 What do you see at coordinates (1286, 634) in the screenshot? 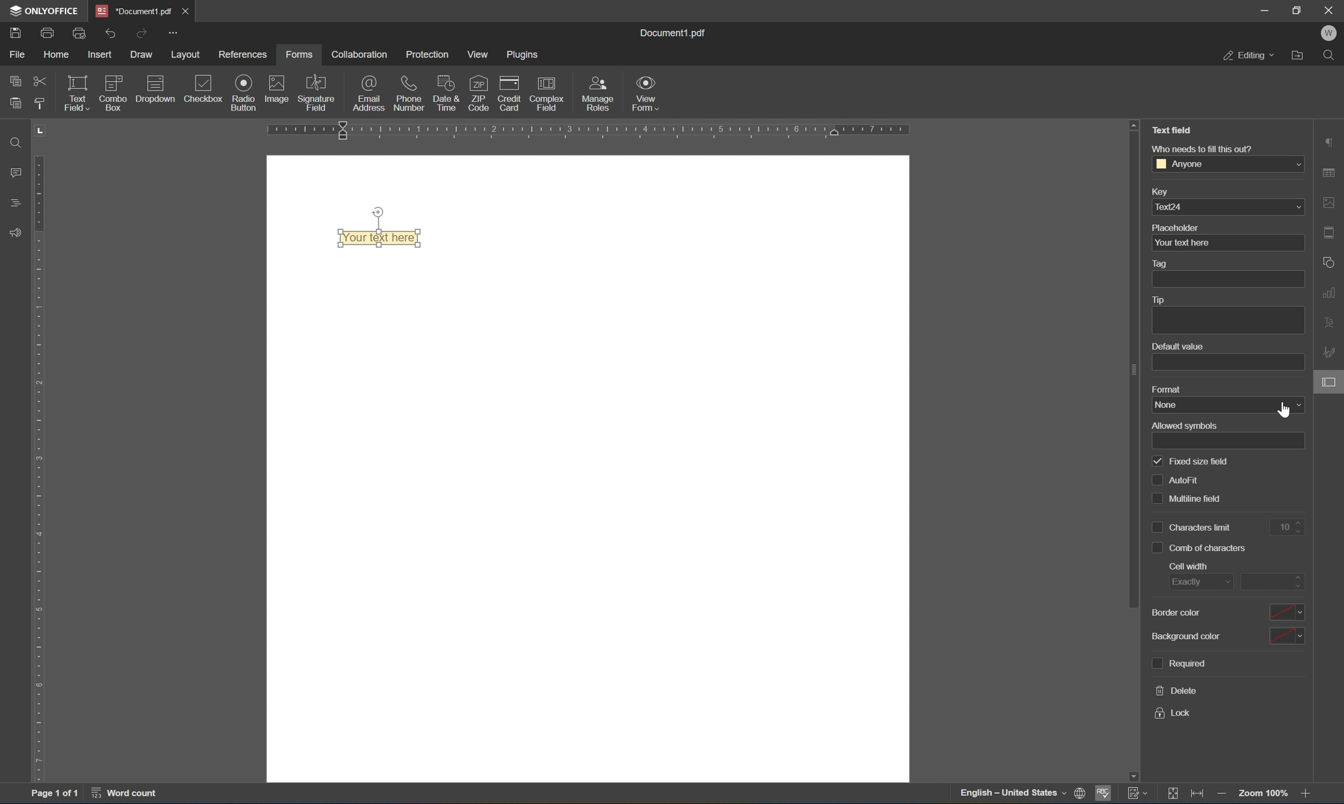
I see `select background color` at bounding box center [1286, 634].